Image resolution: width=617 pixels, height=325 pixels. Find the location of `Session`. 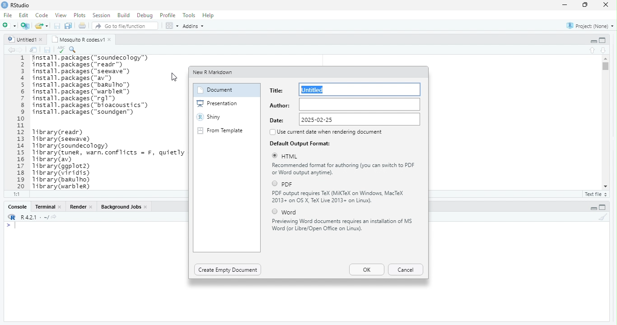

Session is located at coordinates (103, 15).